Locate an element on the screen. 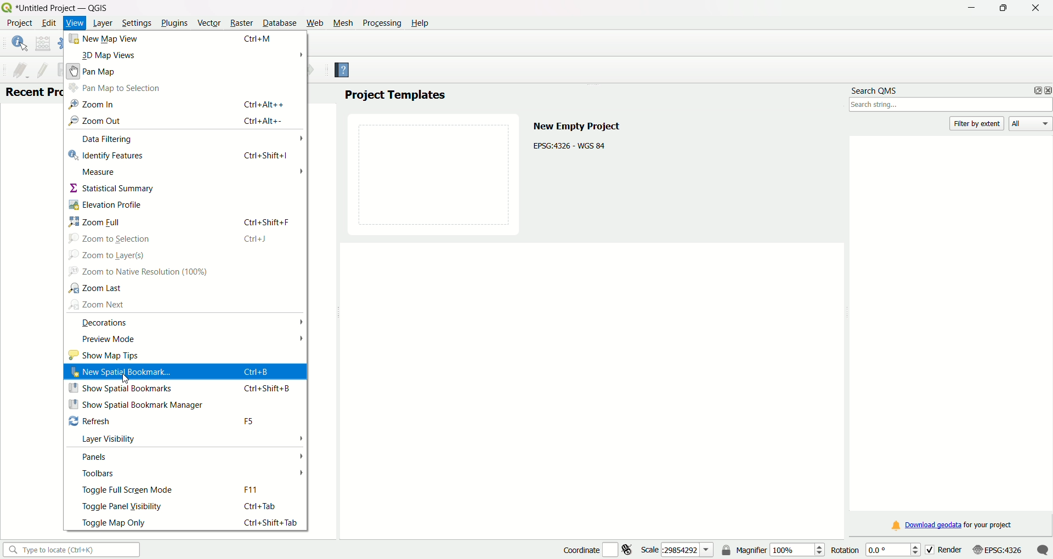 This screenshot has width=1053, height=559. show spatial bookmark is located at coordinates (122, 389).